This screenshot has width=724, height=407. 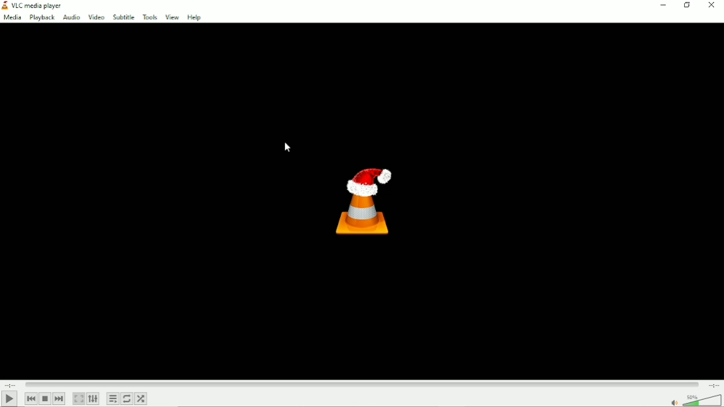 I want to click on Tools, so click(x=150, y=17).